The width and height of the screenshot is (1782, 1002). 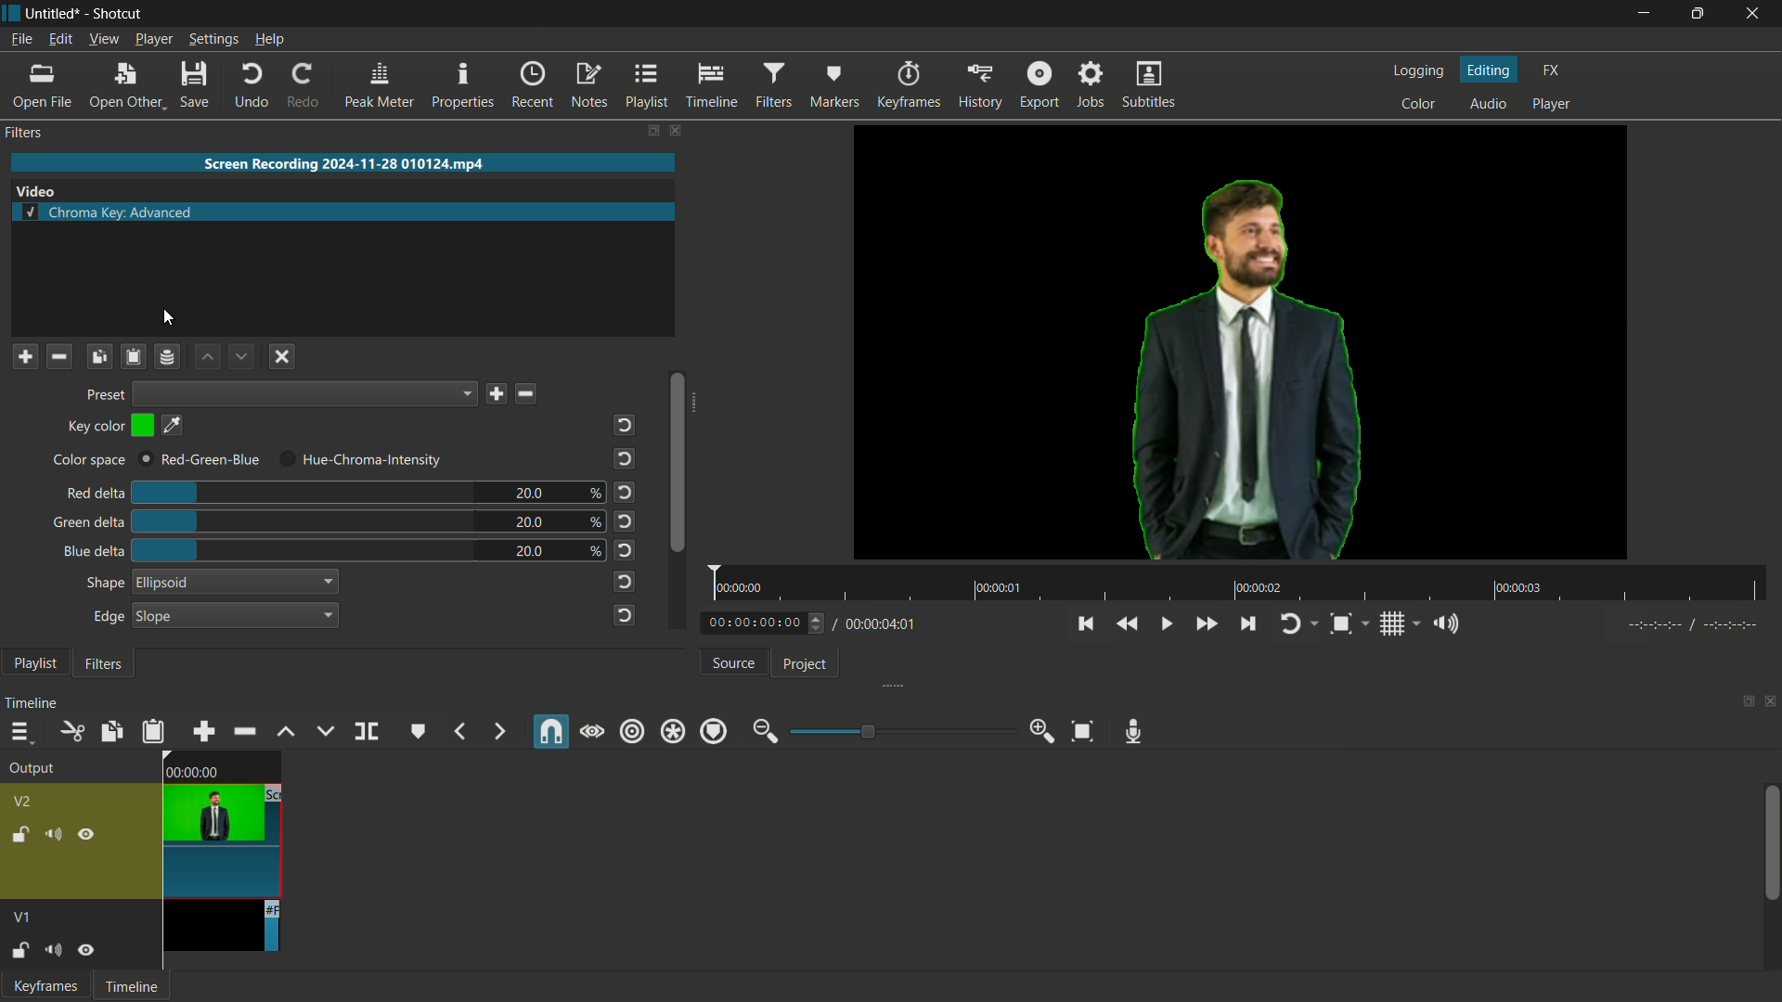 I want to click on reset to default, so click(x=624, y=582).